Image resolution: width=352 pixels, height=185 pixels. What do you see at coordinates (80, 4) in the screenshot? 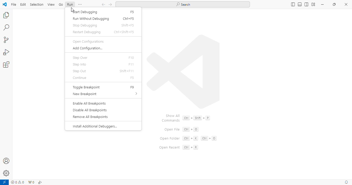
I see `terminal / help` at bounding box center [80, 4].